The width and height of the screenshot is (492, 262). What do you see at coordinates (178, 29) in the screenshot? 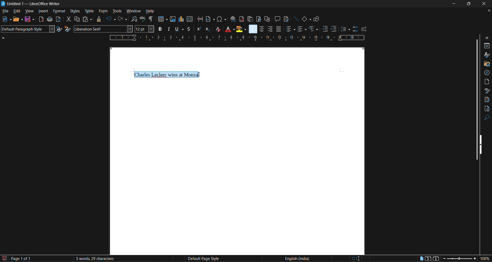
I see `underline` at bounding box center [178, 29].